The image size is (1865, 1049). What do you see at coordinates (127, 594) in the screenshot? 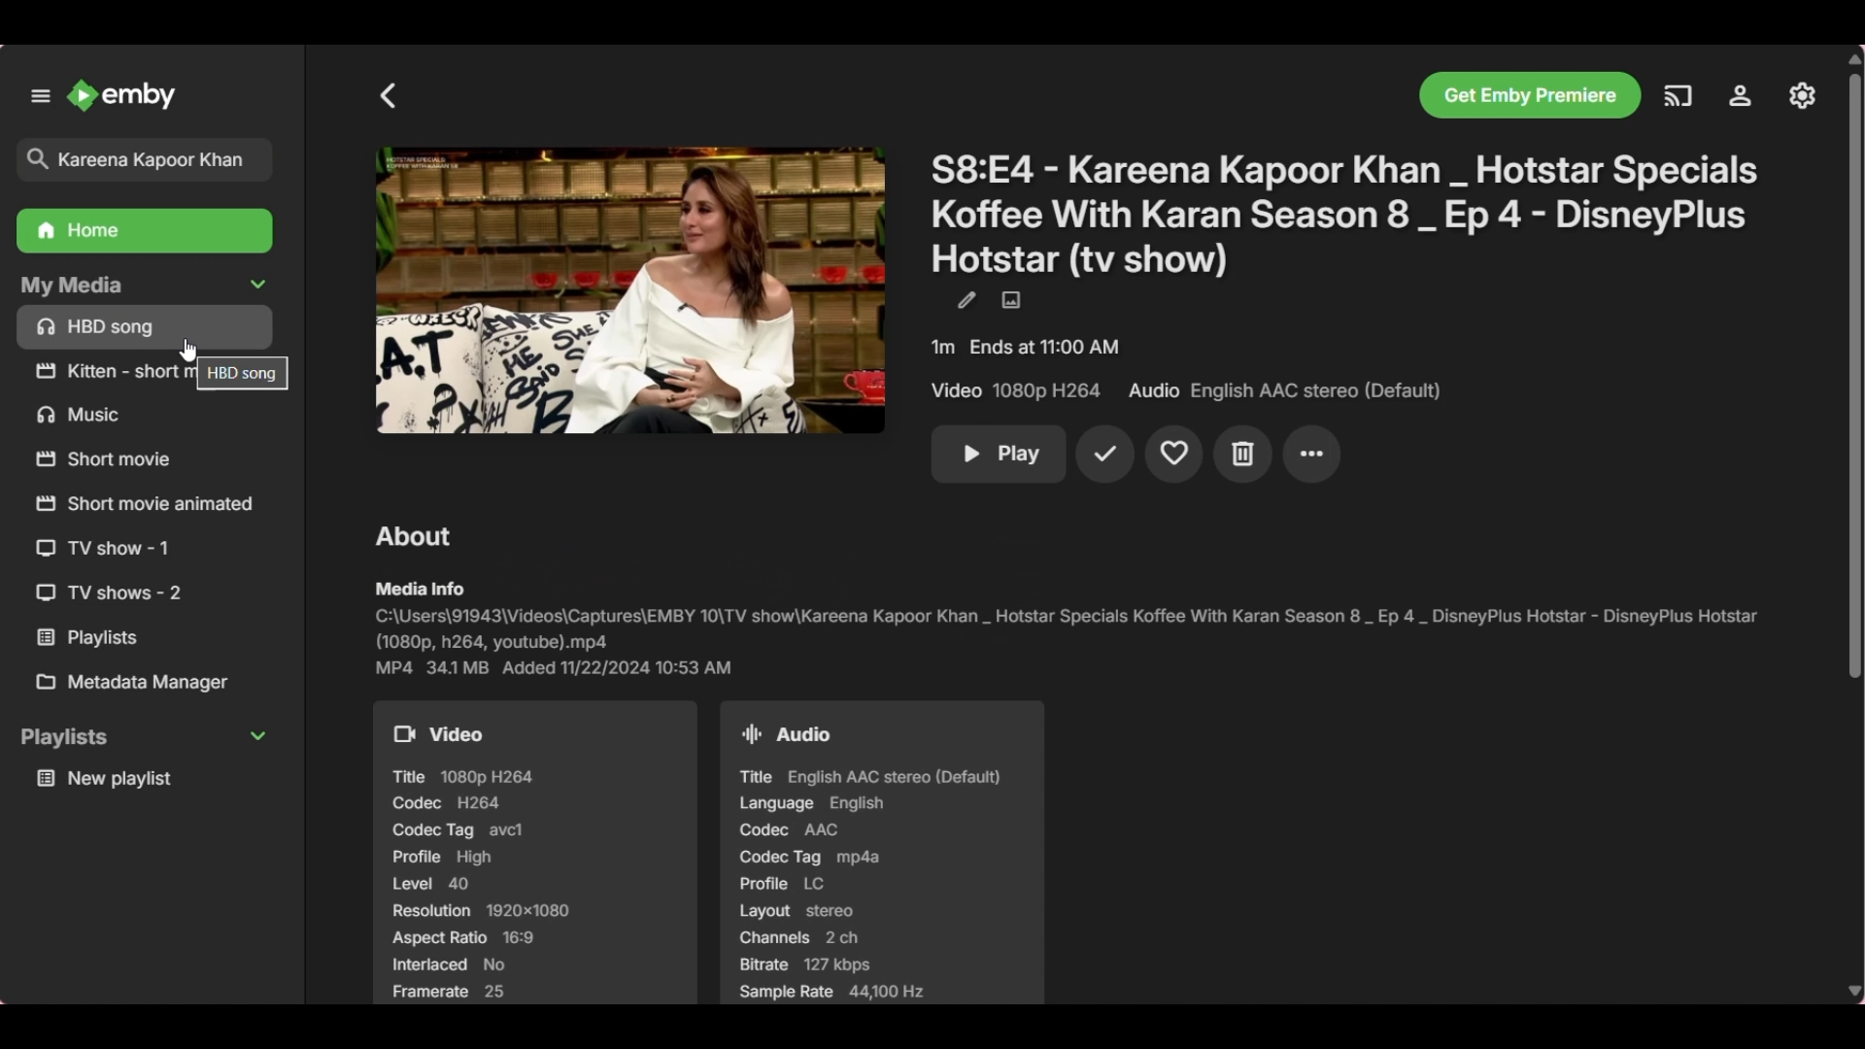
I see `` at bounding box center [127, 594].